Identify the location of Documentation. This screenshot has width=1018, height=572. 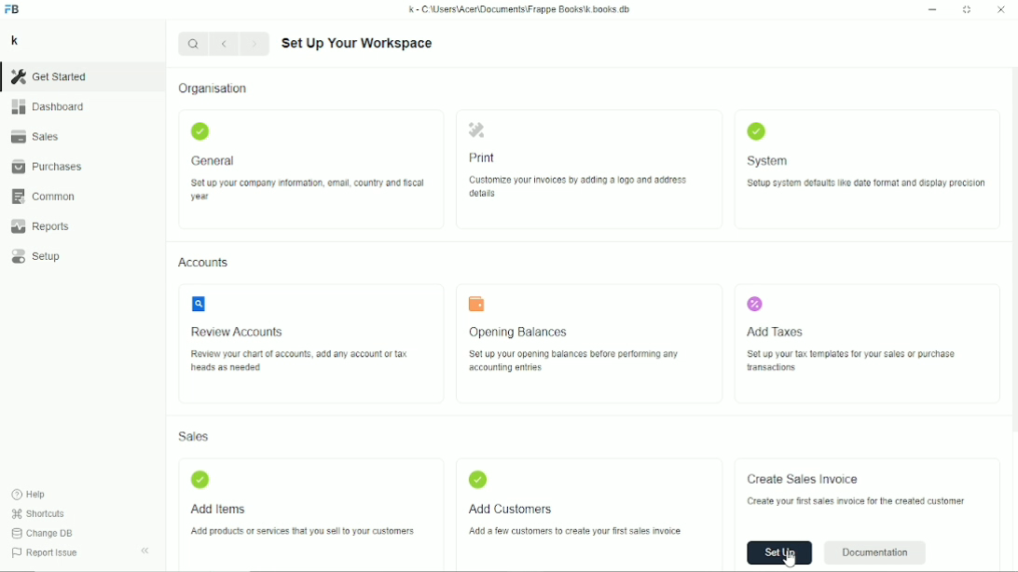
(874, 552).